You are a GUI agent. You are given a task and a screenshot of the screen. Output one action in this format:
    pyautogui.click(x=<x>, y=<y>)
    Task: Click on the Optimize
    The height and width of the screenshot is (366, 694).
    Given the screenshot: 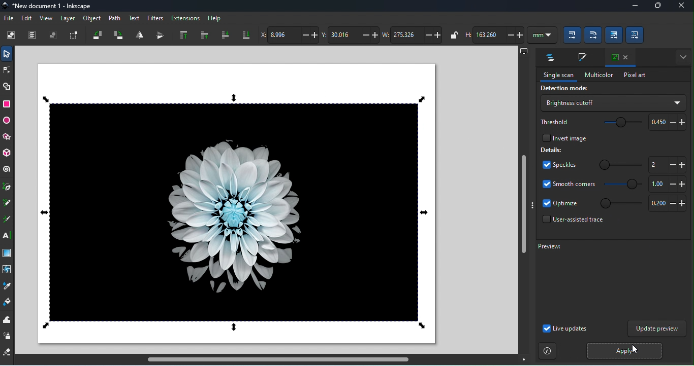 What is the action you would take?
    pyautogui.click(x=668, y=204)
    